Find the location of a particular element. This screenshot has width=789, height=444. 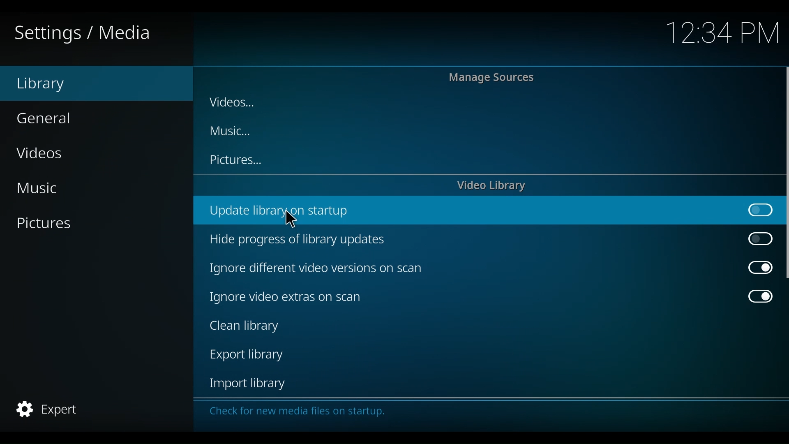

Update library on startup is located at coordinates (233, 209).